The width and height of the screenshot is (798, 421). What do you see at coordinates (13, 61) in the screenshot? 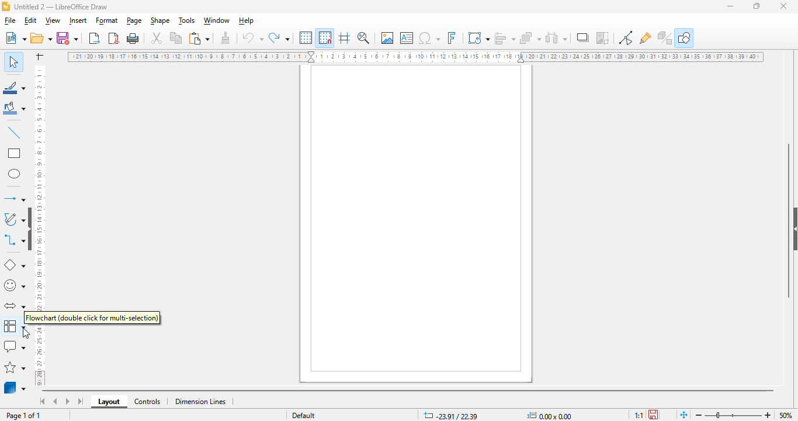
I see `select` at bounding box center [13, 61].